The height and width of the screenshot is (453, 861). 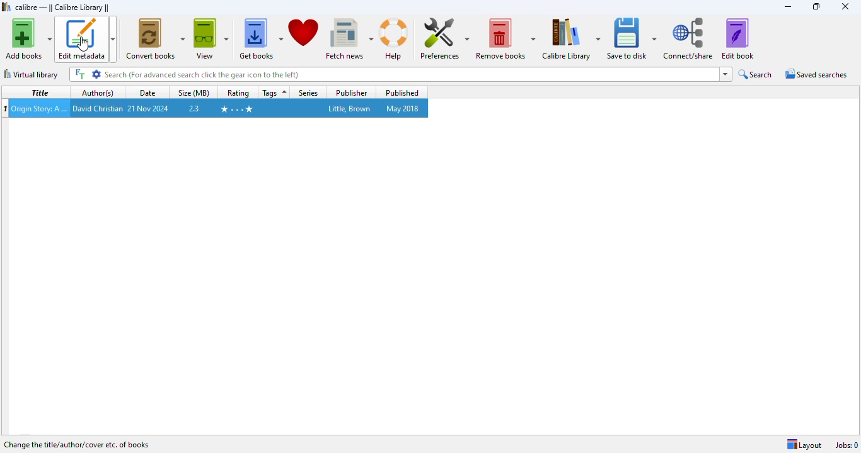 What do you see at coordinates (402, 92) in the screenshot?
I see `published` at bounding box center [402, 92].